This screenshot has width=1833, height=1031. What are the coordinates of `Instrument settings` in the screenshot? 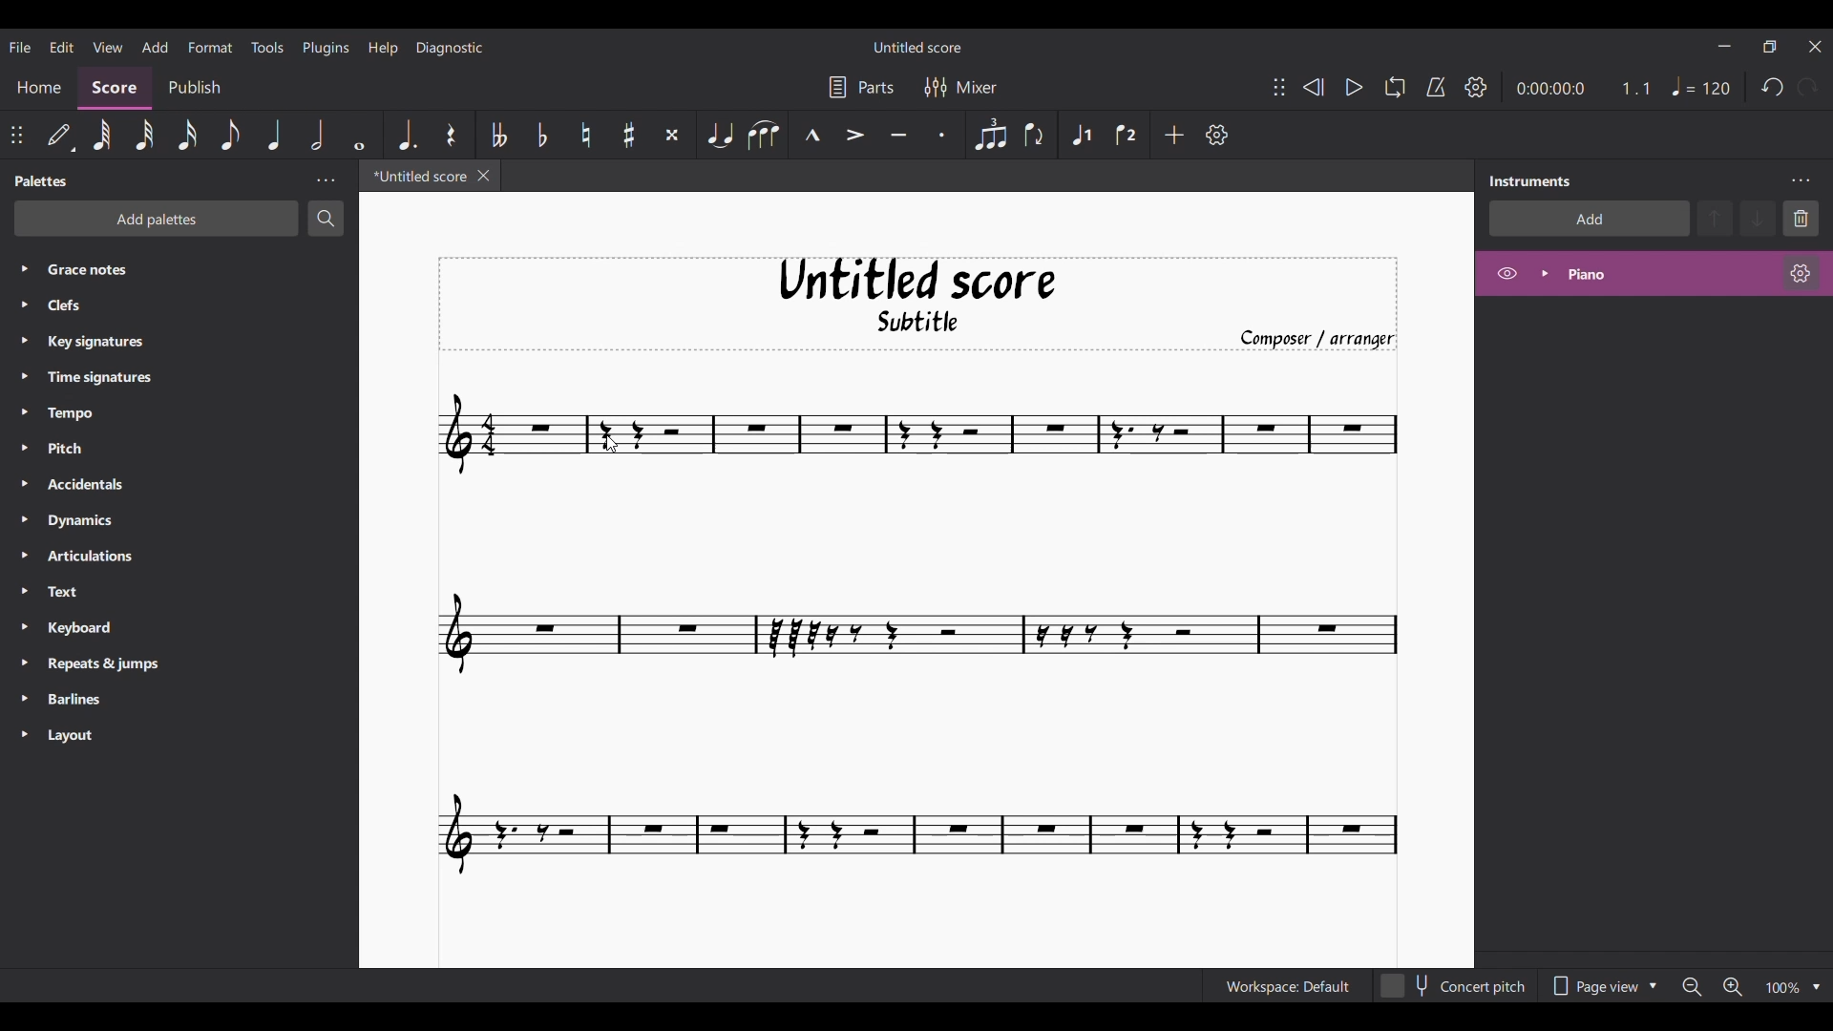 It's located at (1800, 180).